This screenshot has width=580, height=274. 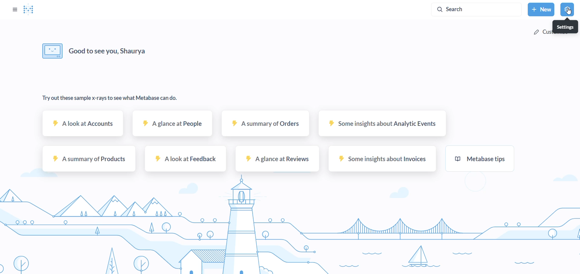 What do you see at coordinates (14, 9) in the screenshot?
I see `show sidebar` at bounding box center [14, 9].